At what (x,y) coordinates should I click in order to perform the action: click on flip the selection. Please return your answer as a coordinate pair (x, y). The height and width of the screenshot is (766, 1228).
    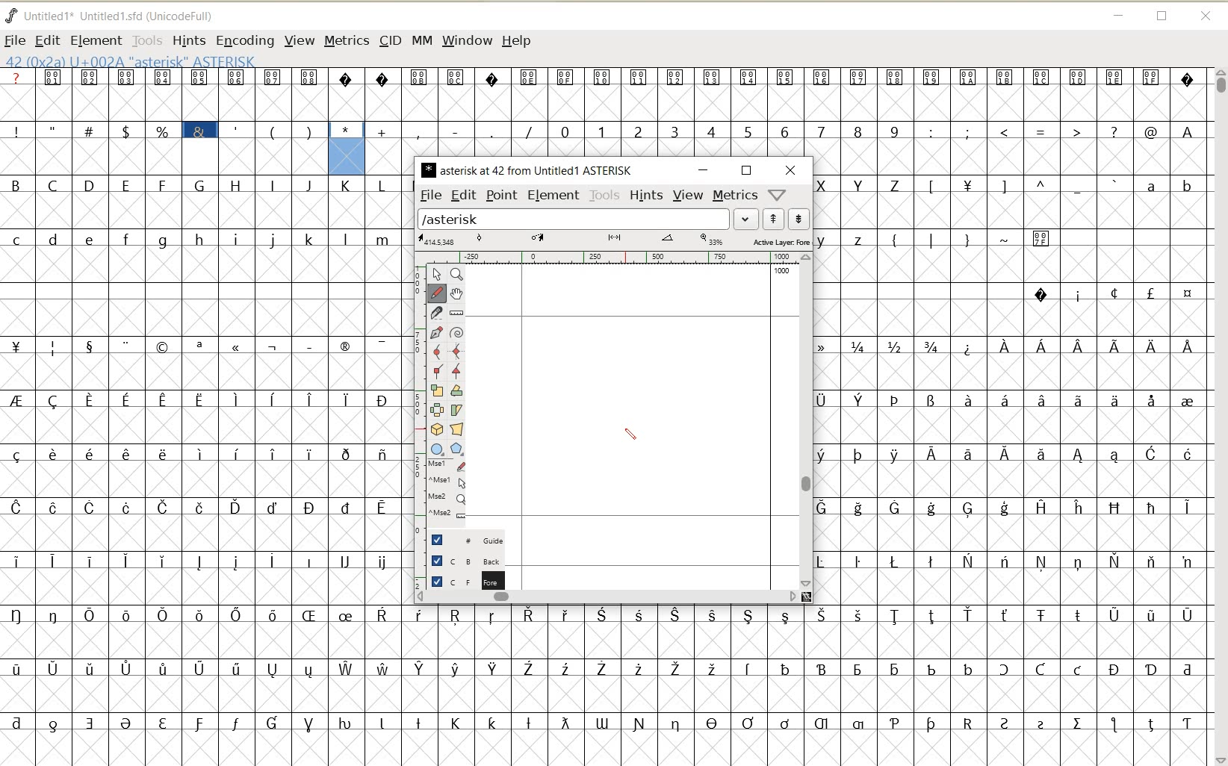
    Looking at the image, I should click on (435, 409).